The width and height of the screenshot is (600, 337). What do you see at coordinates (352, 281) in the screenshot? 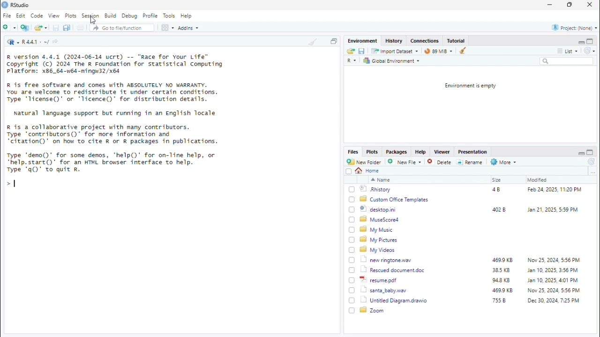
I see `Checkbox` at bounding box center [352, 281].